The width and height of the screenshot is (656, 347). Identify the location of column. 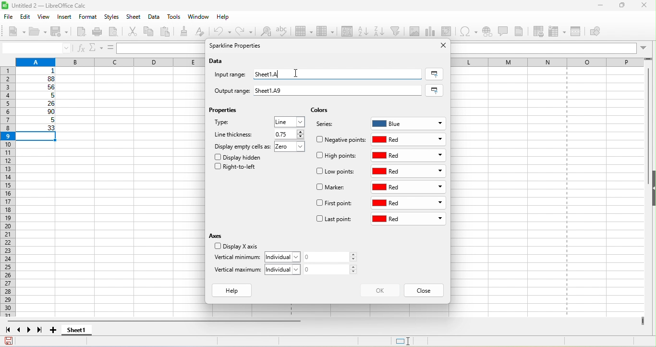
(108, 61).